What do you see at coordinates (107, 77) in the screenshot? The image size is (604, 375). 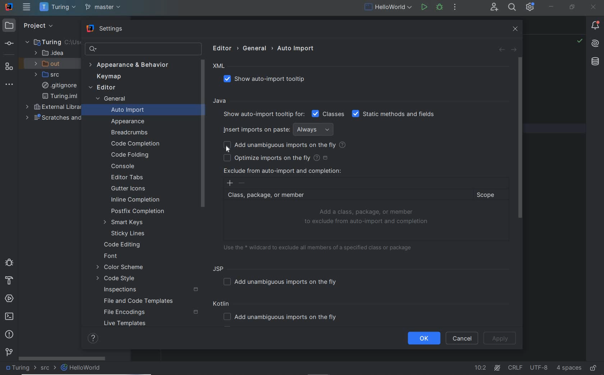 I see `KEYMAP` at bounding box center [107, 77].